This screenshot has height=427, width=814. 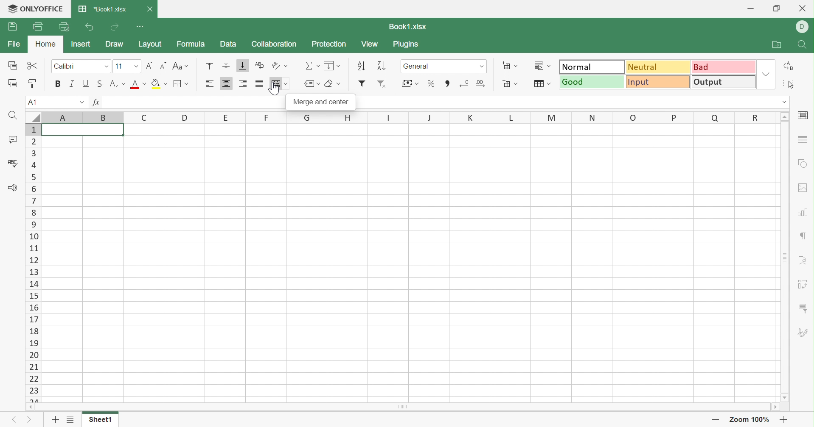 What do you see at coordinates (805, 262) in the screenshot?
I see `Text Art settings` at bounding box center [805, 262].